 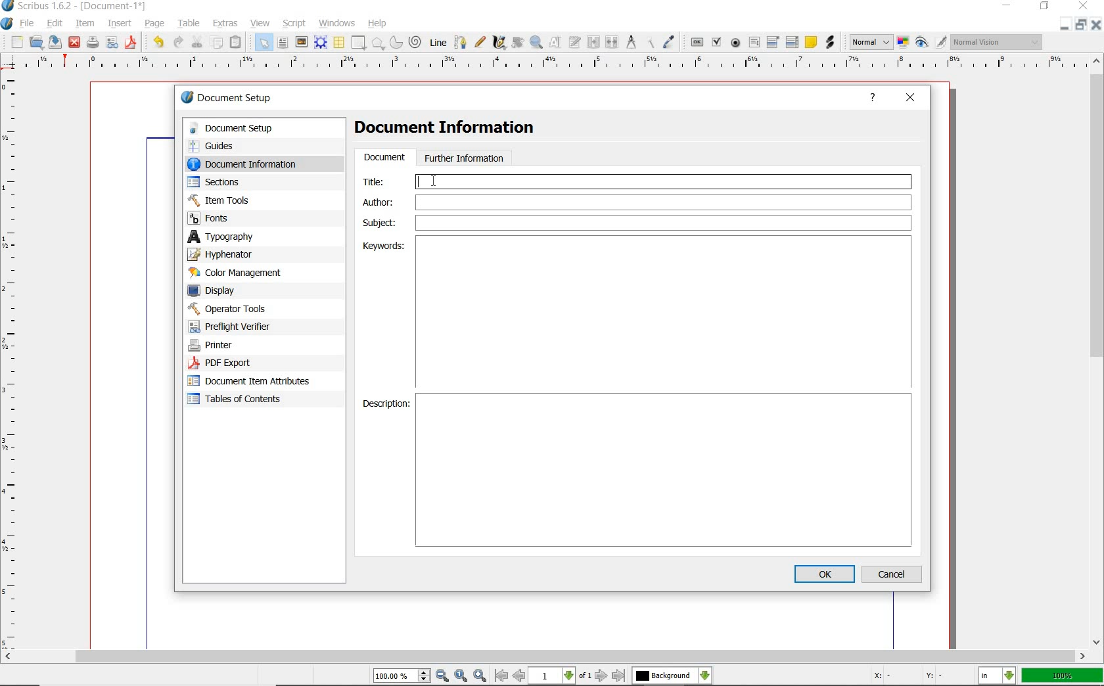 What do you see at coordinates (773, 43) in the screenshot?
I see `pdf combo box` at bounding box center [773, 43].